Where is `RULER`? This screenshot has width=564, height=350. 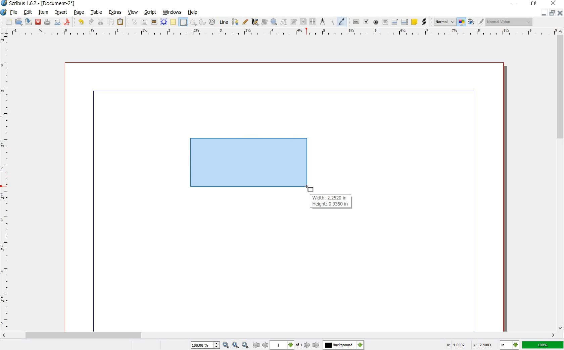
RULER is located at coordinates (6, 182).